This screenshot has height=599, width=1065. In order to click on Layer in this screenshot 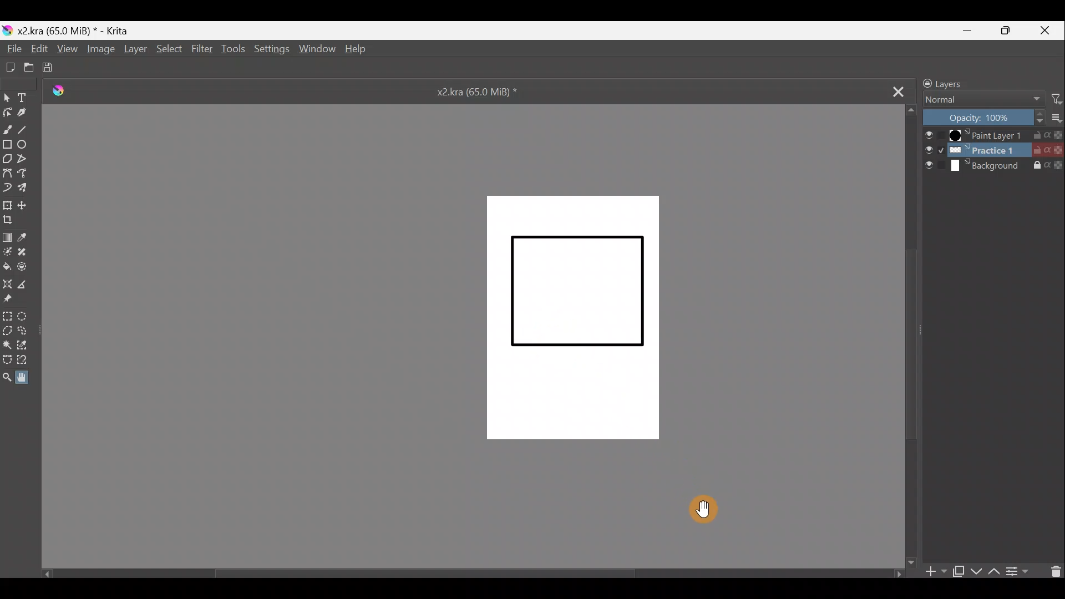, I will do `click(135, 52)`.